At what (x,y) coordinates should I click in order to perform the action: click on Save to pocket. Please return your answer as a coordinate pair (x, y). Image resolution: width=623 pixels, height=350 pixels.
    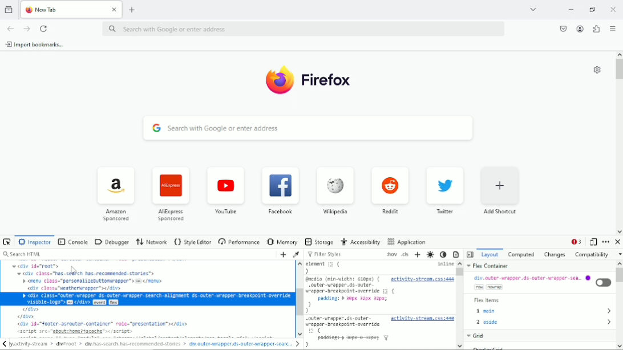
    Looking at the image, I should click on (561, 29).